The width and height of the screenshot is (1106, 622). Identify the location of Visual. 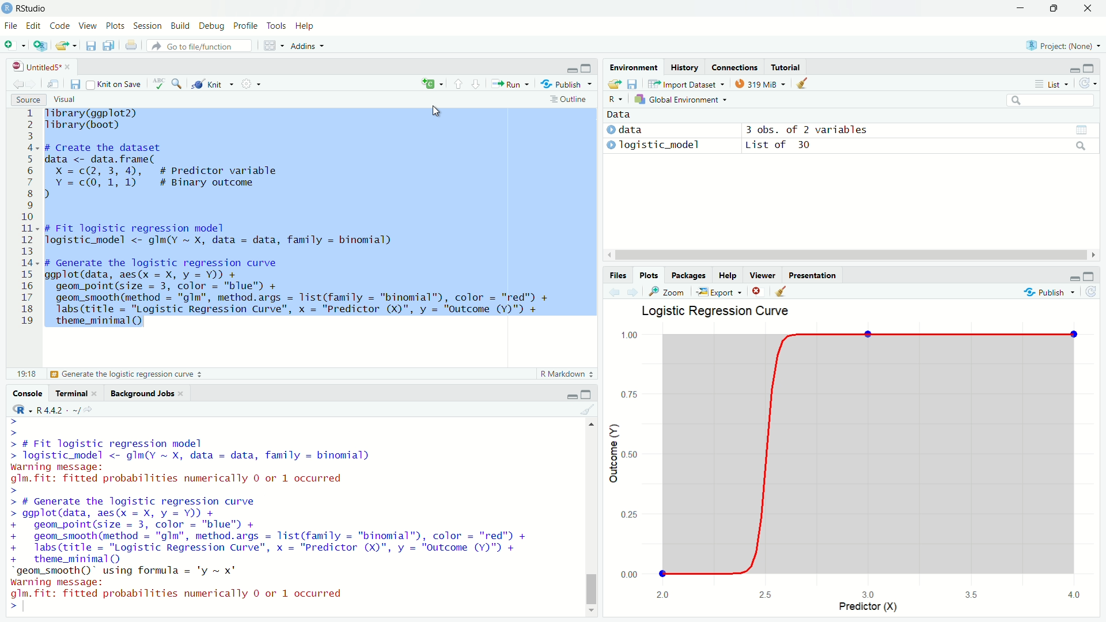
(64, 98).